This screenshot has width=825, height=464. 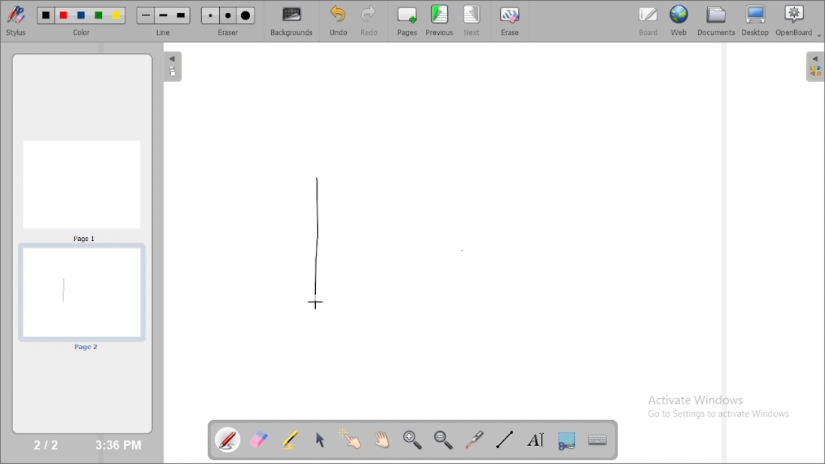 What do you see at coordinates (81, 16) in the screenshot?
I see `Color 3` at bounding box center [81, 16].